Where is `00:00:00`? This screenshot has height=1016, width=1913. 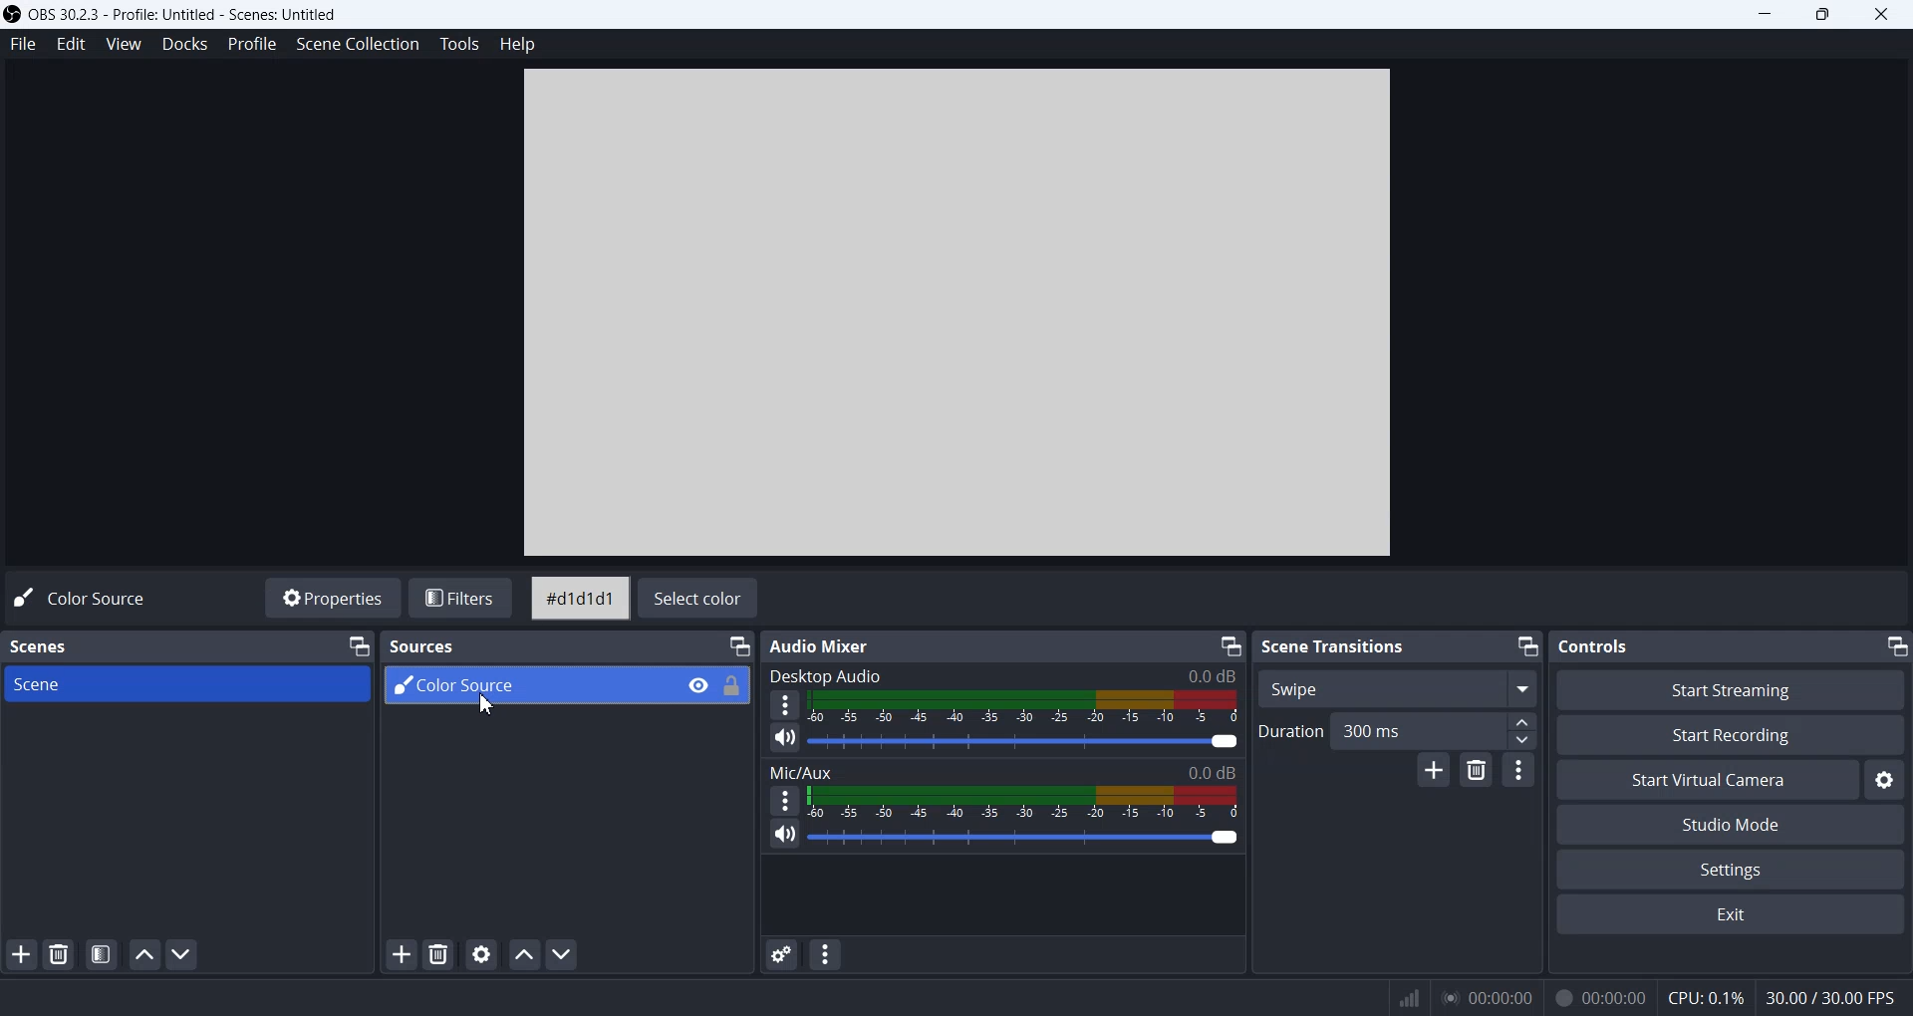
00:00:00 is located at coordinates (1598, 995).